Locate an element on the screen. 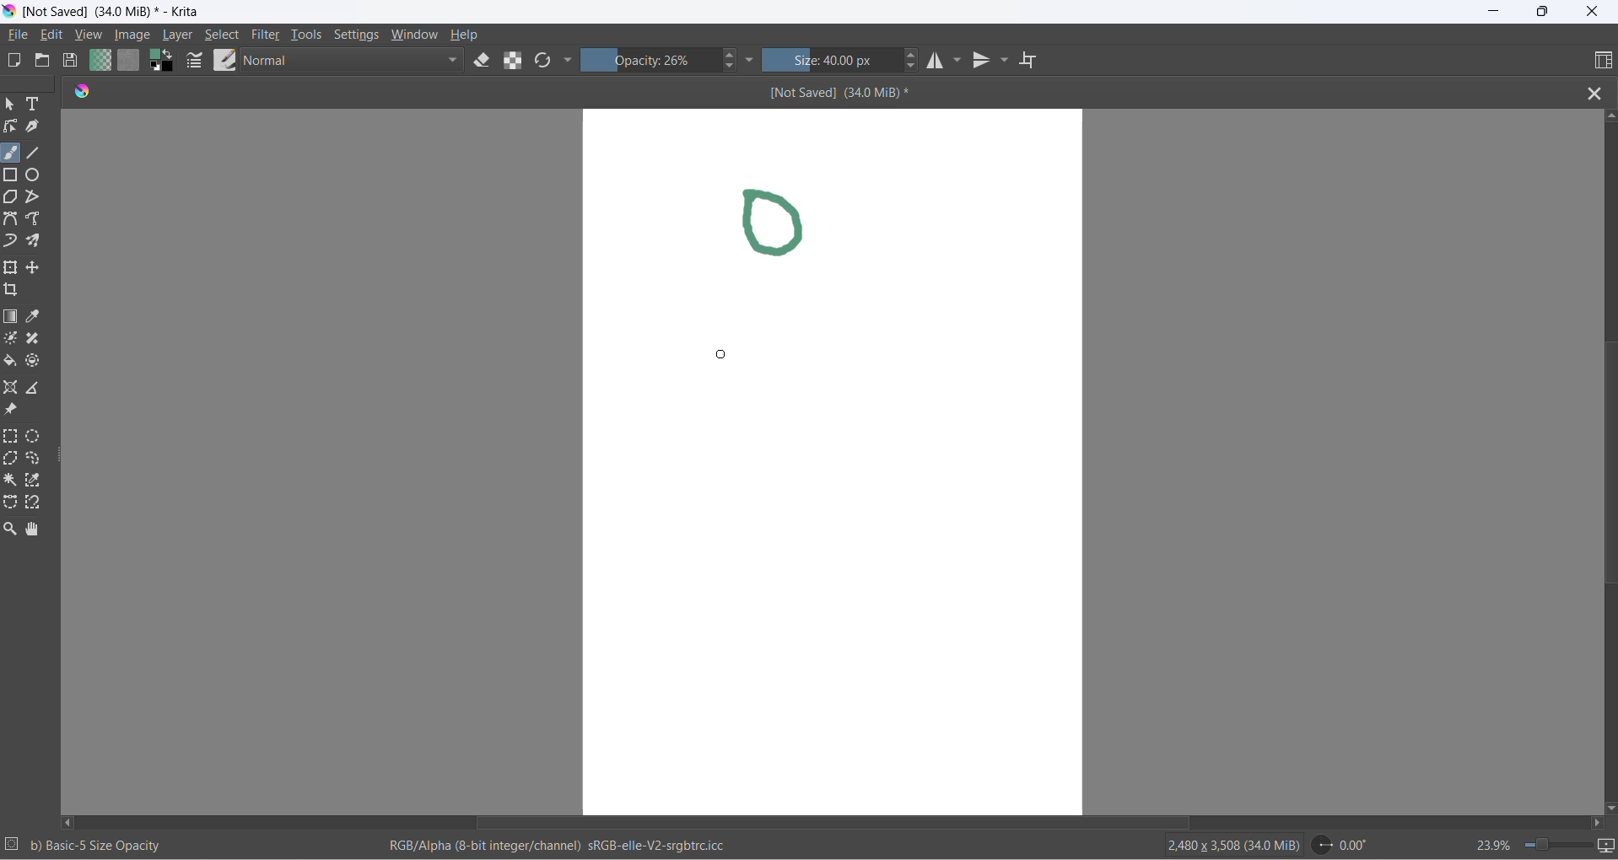  edit is located at coordinates (53, 34).